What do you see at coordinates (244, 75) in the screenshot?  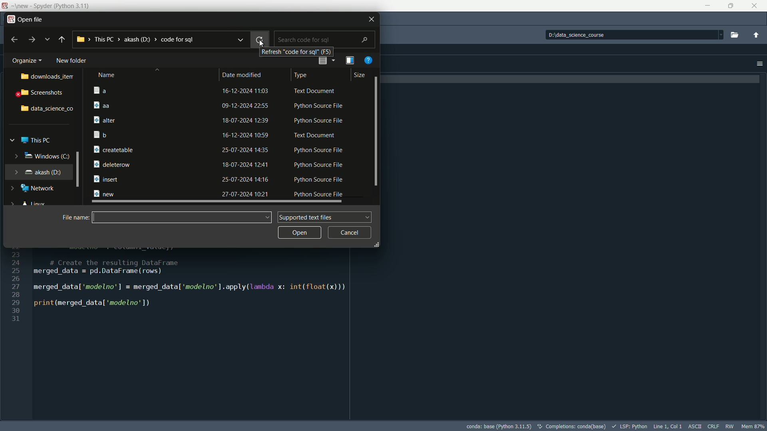 I see `Date modified` at bounding box center [244, 75].